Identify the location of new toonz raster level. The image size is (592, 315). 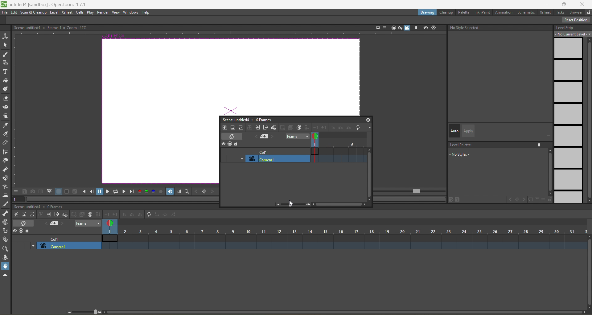
(17, 214).